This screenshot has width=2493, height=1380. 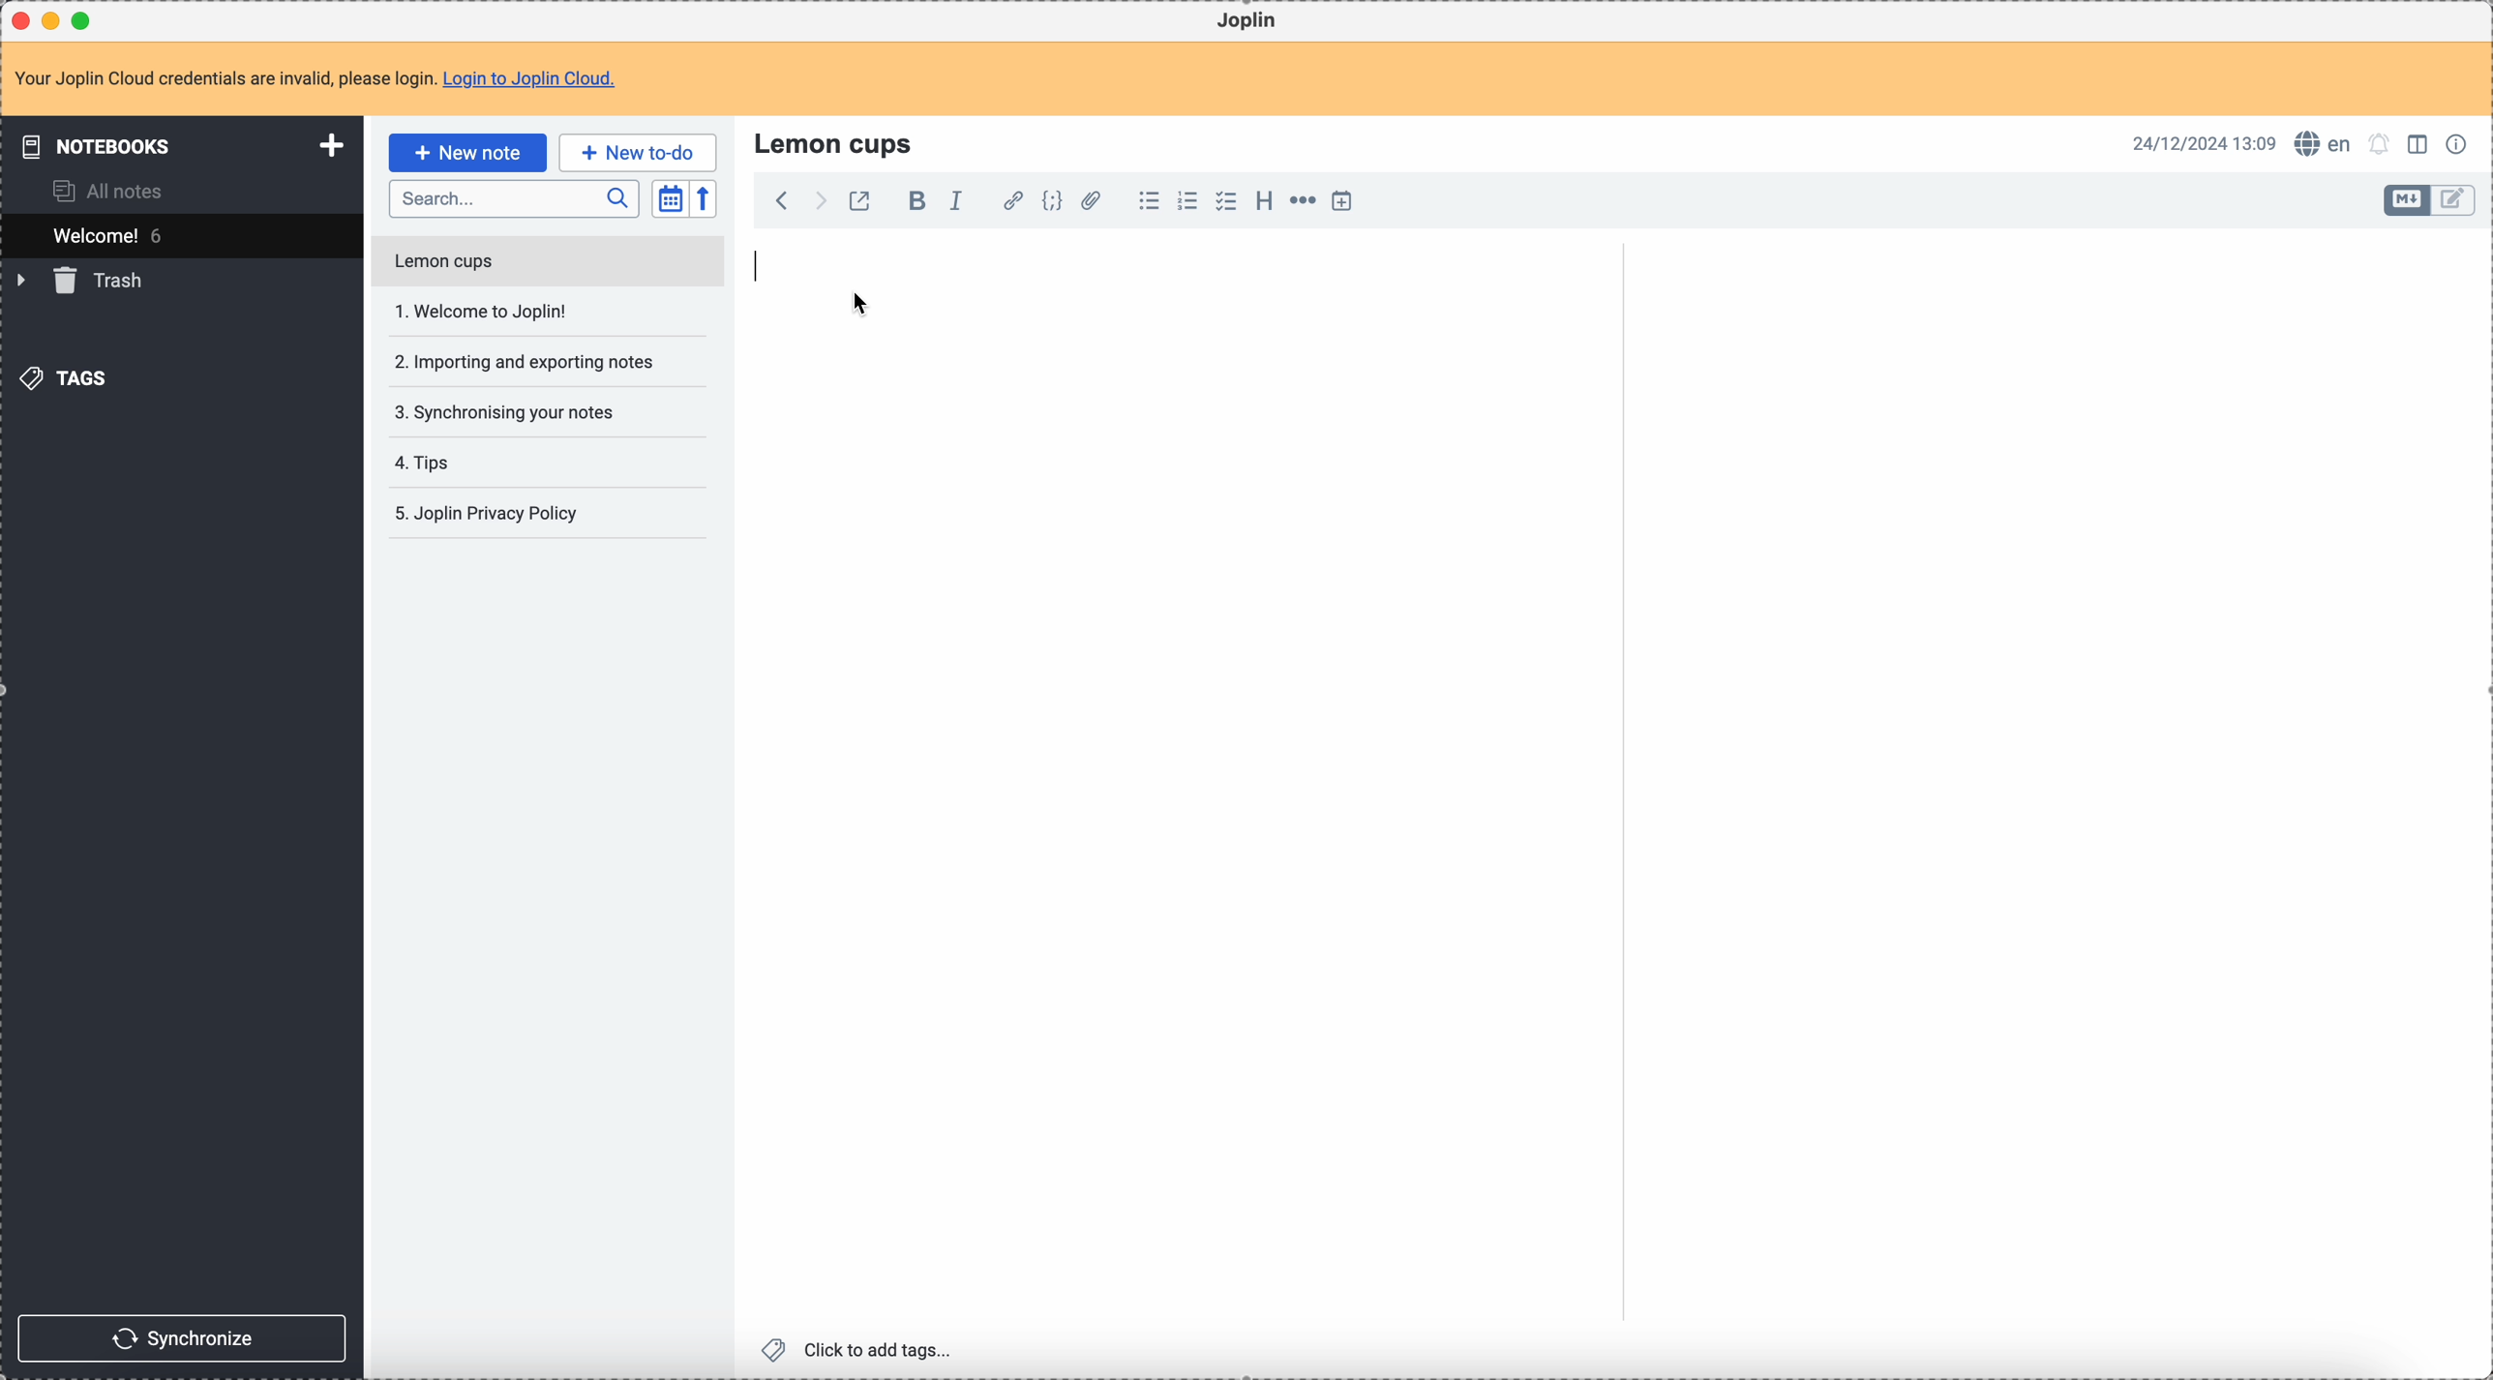 What do you see at coordinates (1246, 21) in the screenshot?
I see `Joplin` at bounding box center [1246, 21].